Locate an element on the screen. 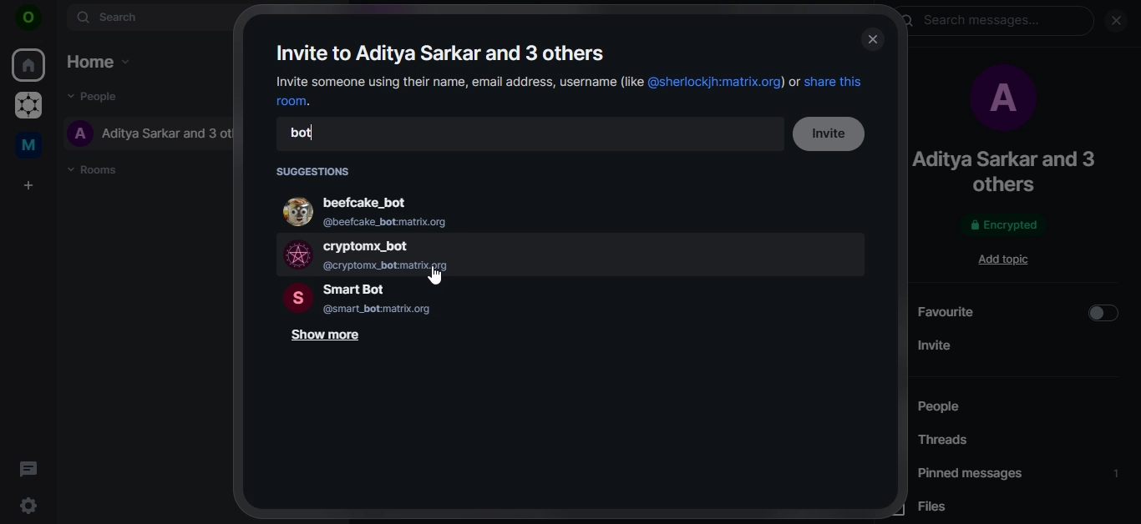  aditya sarkar and 3 others is located at coordinates (1015, 171).